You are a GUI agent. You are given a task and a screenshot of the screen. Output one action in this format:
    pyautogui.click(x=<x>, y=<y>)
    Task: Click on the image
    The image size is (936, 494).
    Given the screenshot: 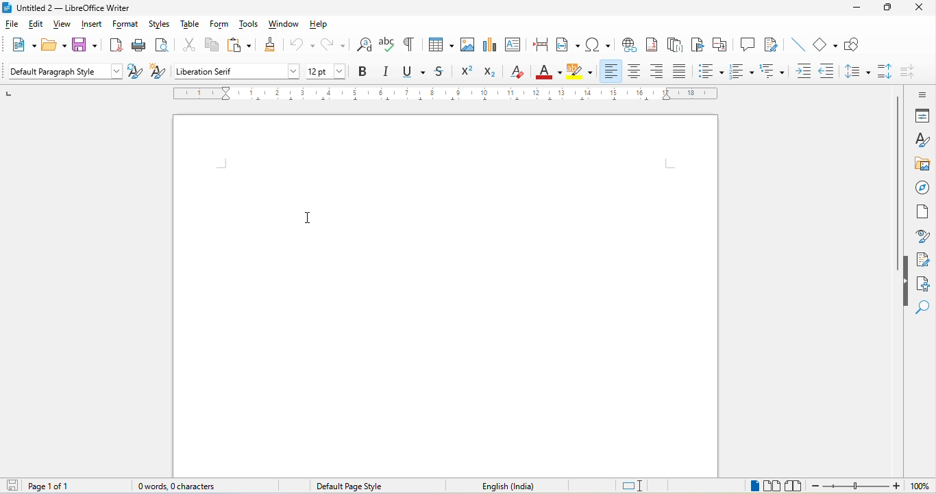 What is the action you would take?
    pyautogui.click(x=469, y=46)
    